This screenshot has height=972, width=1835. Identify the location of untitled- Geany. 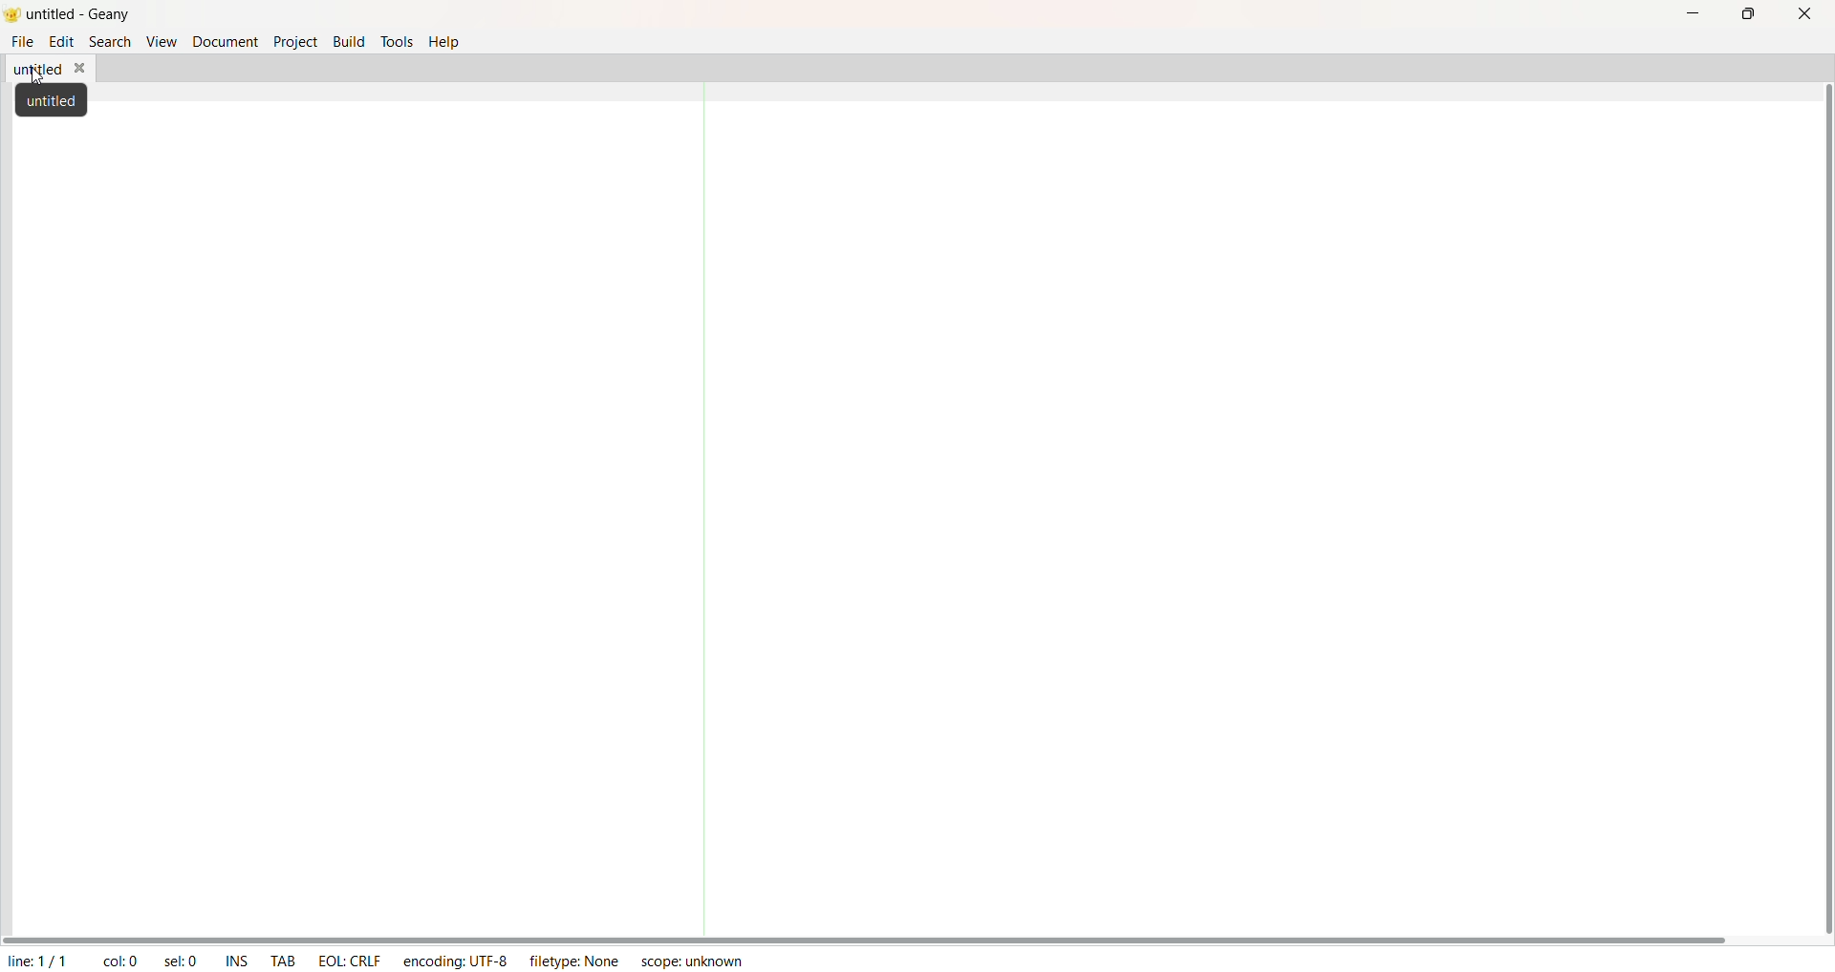
(85, 15).